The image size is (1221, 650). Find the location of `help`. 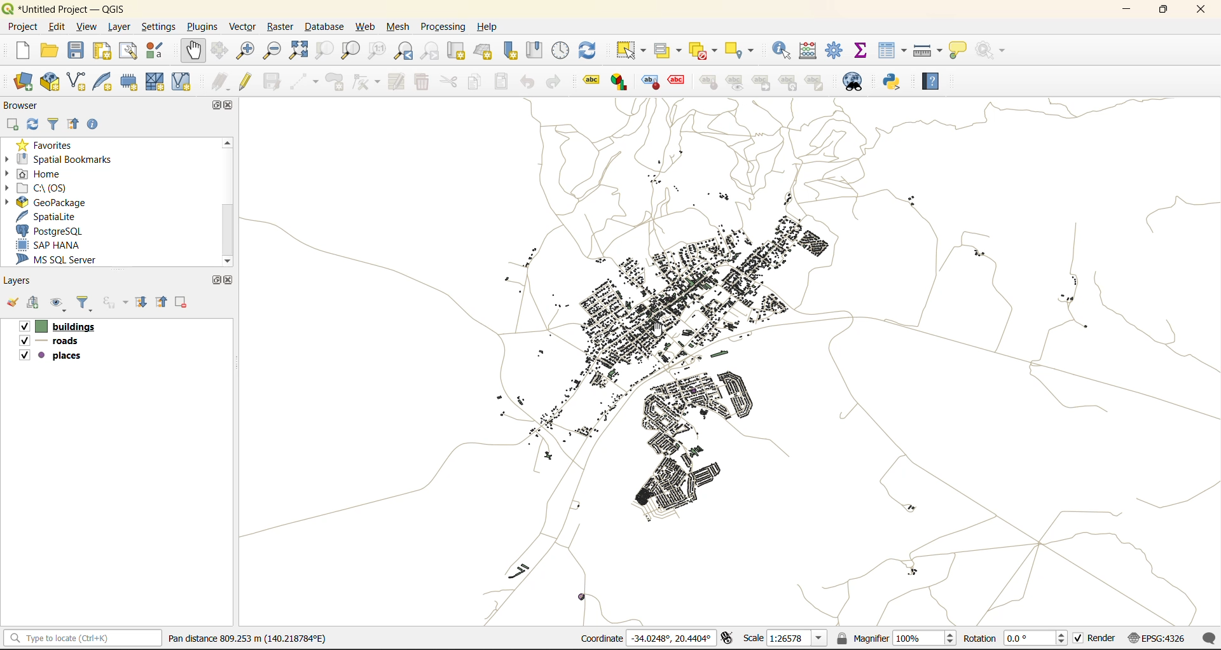

help is located at coordinates (937, 81).